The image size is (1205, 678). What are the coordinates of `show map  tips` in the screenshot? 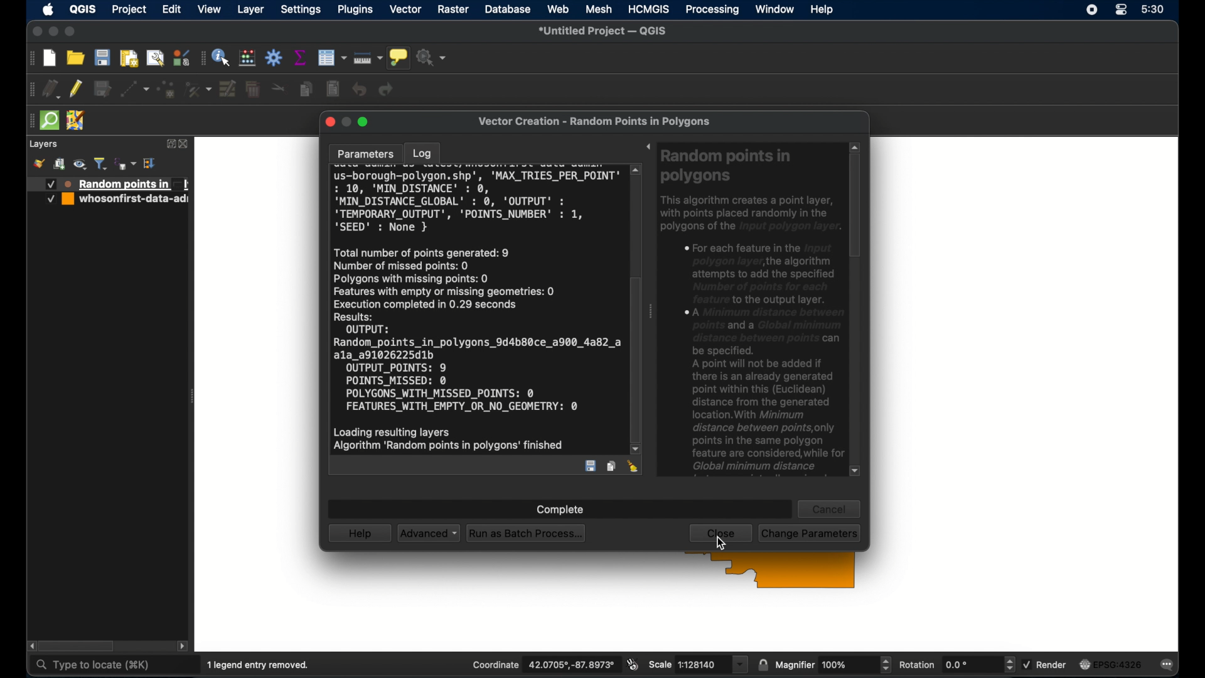 It's located at (399, 58).